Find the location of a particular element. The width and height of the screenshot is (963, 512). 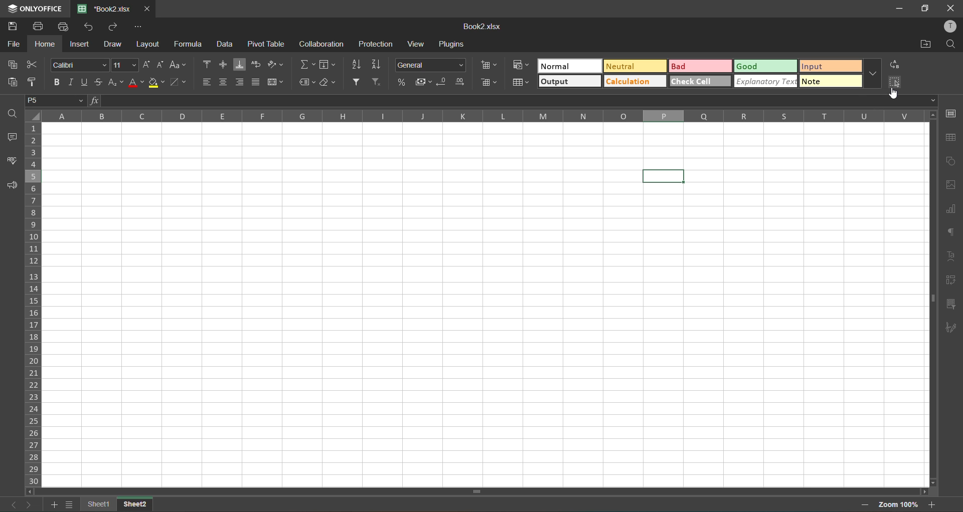

check cell is located at coordinates (698, 80).